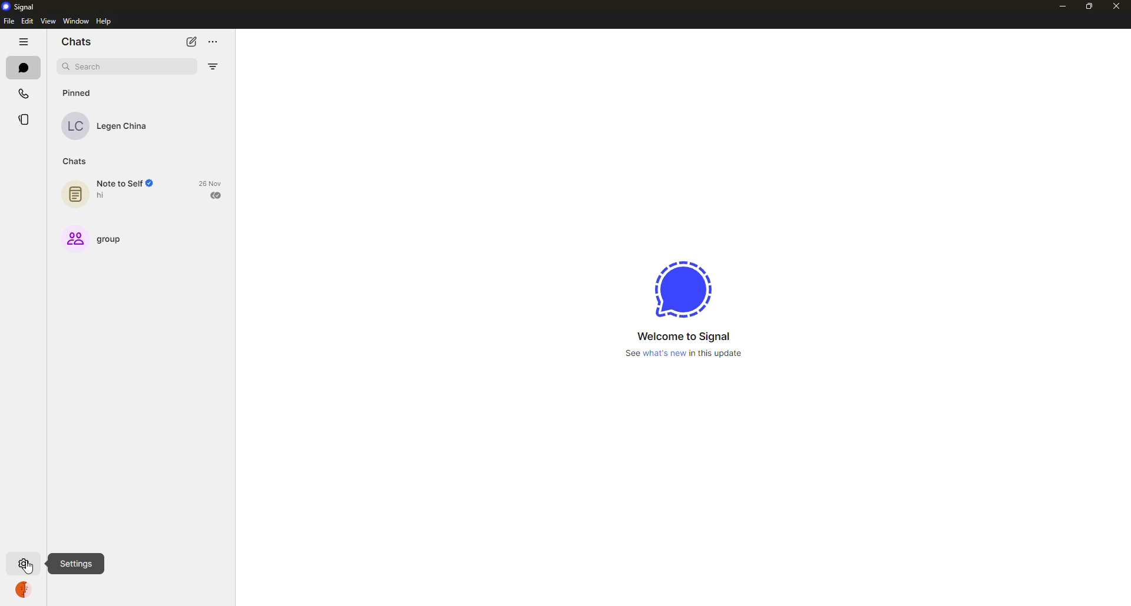 This screenshot has width=1131, height=606. What do you see at coordinates (1062, 6) in the screenshot?
I see `minimize` at bounding box center [1062, 6].